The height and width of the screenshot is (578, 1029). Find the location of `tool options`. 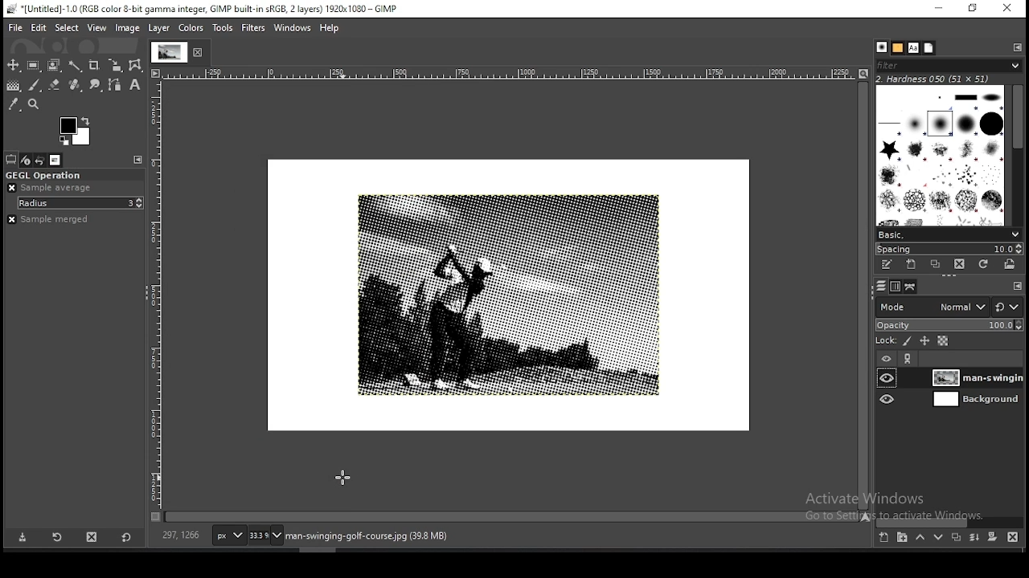

tool options is located at coordinates (11, 159).